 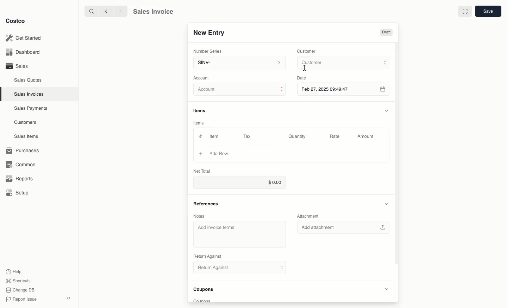 I want to click on Net Total, so click(x=202, y=171).